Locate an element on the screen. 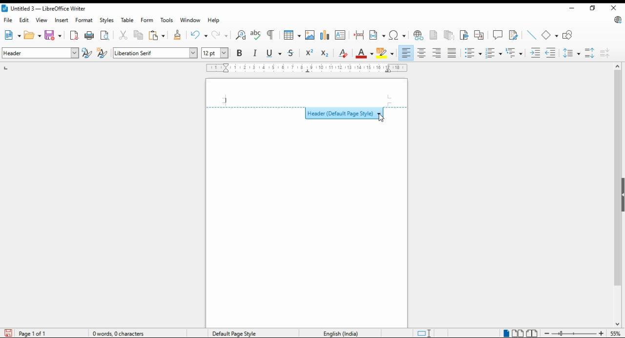 This screenshot has height=338, width=625. tools is located at coordinates (166, 20).